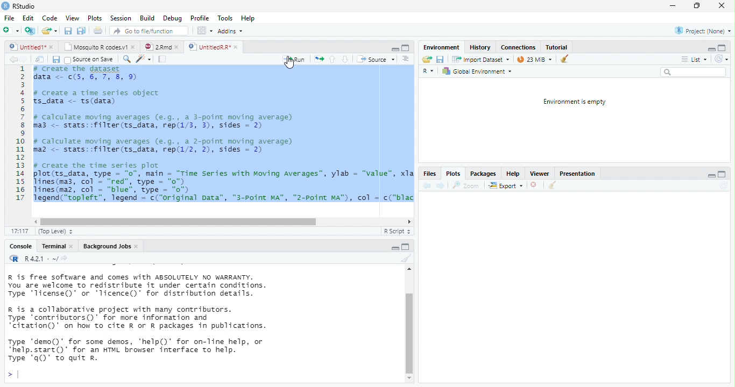  Describe the element at coordinates (208, 47) in the screenshot. I see `UntitiedR.R"` at that location.